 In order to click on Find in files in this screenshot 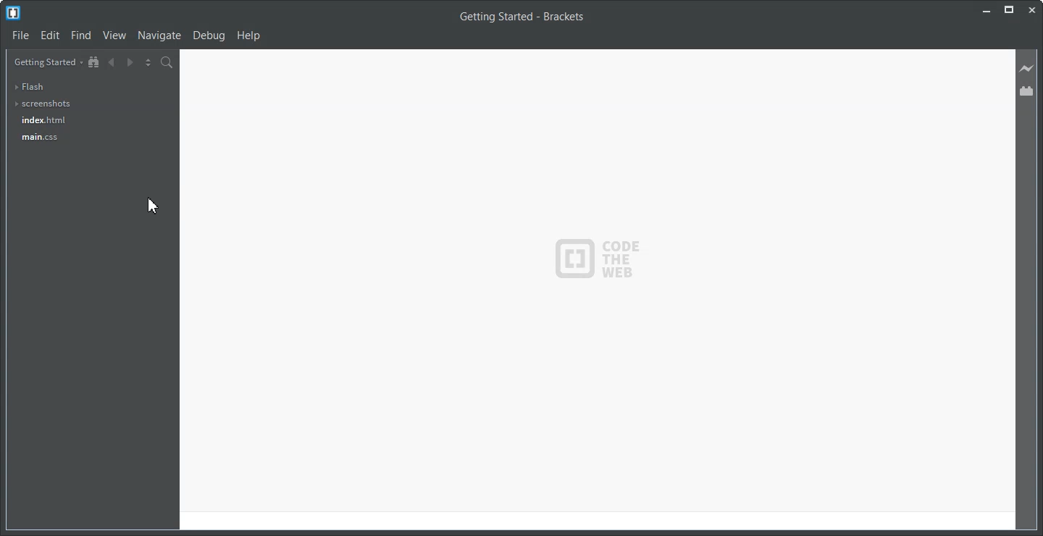, I will do `click(167, 62)`.